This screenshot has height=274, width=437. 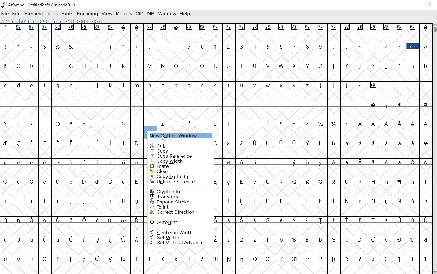 What do you see at coordinates (323, 220) in the screenshot?
I see `special letters` at bounding box center [323, 220].